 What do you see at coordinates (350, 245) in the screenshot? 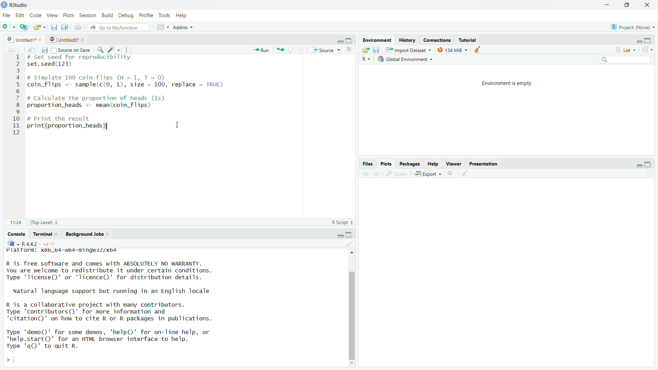
I see `clear console` at bounding box center [350, 245].